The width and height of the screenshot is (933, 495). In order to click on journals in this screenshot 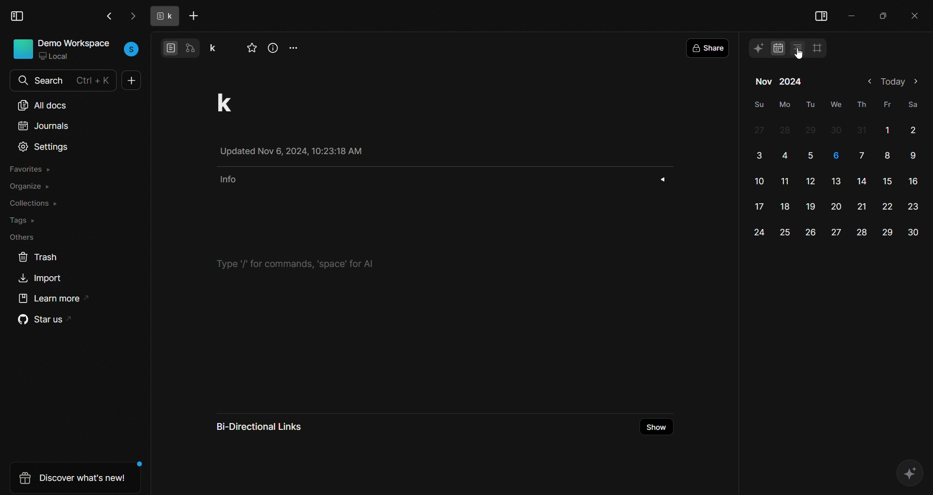, I will do `click(43, 128)`.